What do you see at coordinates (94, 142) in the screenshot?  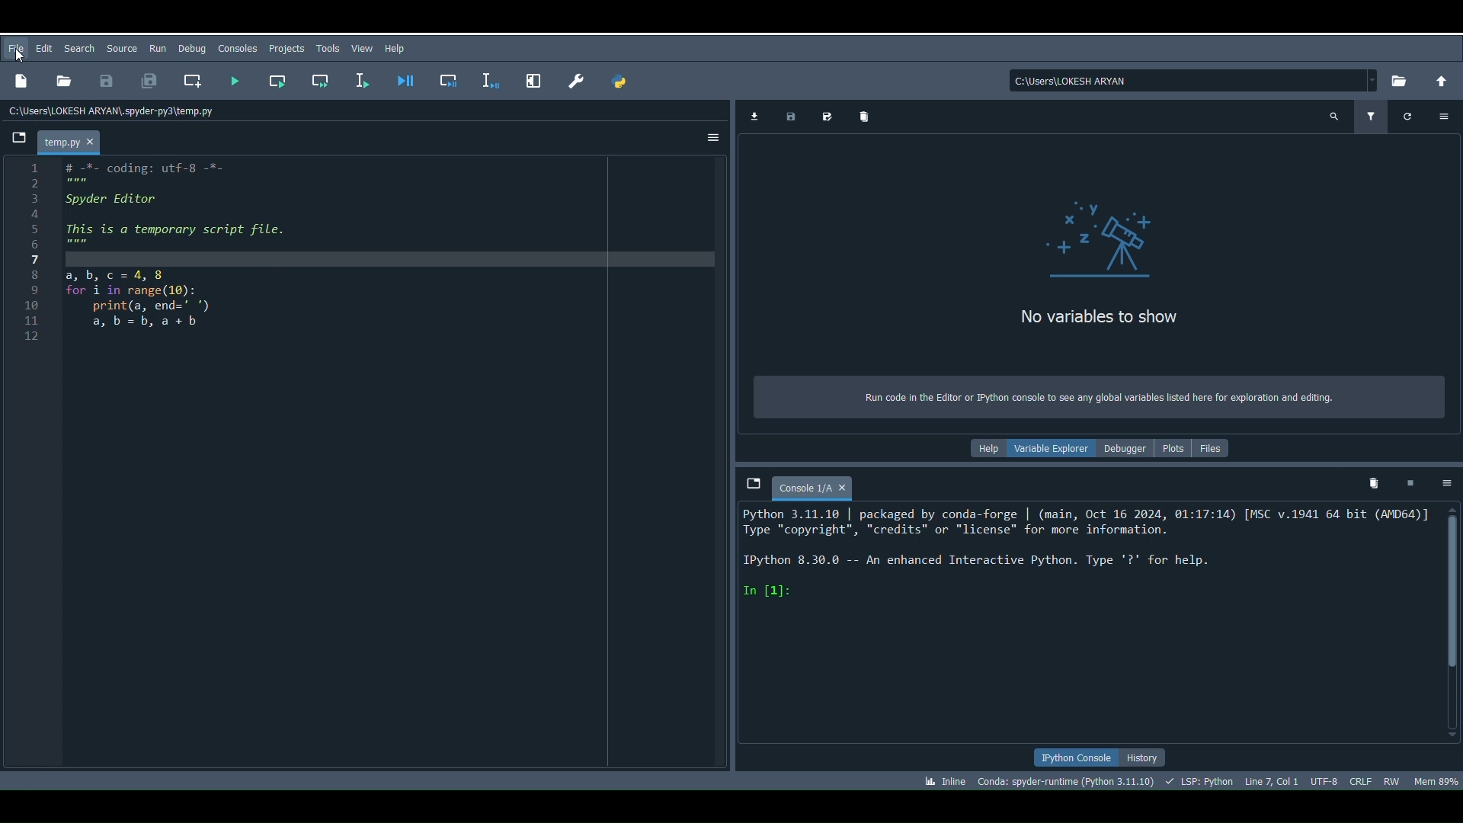 I see `close` at bounding box center [94, 142].